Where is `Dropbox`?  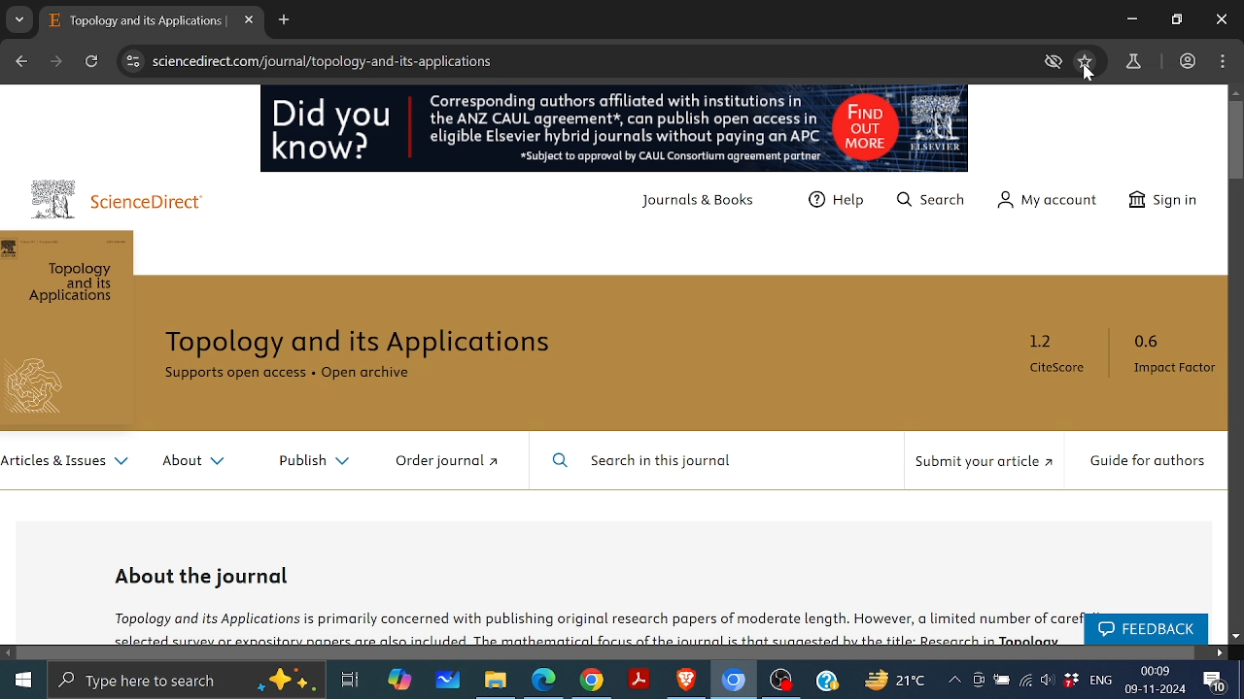 Dropbox is located at coordinates (1070, 679).